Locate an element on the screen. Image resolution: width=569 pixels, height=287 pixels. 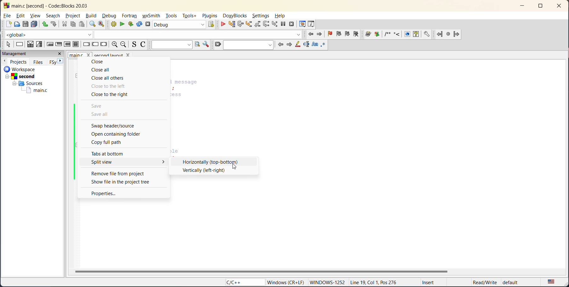
selected text is located at coordinates (306, 45).